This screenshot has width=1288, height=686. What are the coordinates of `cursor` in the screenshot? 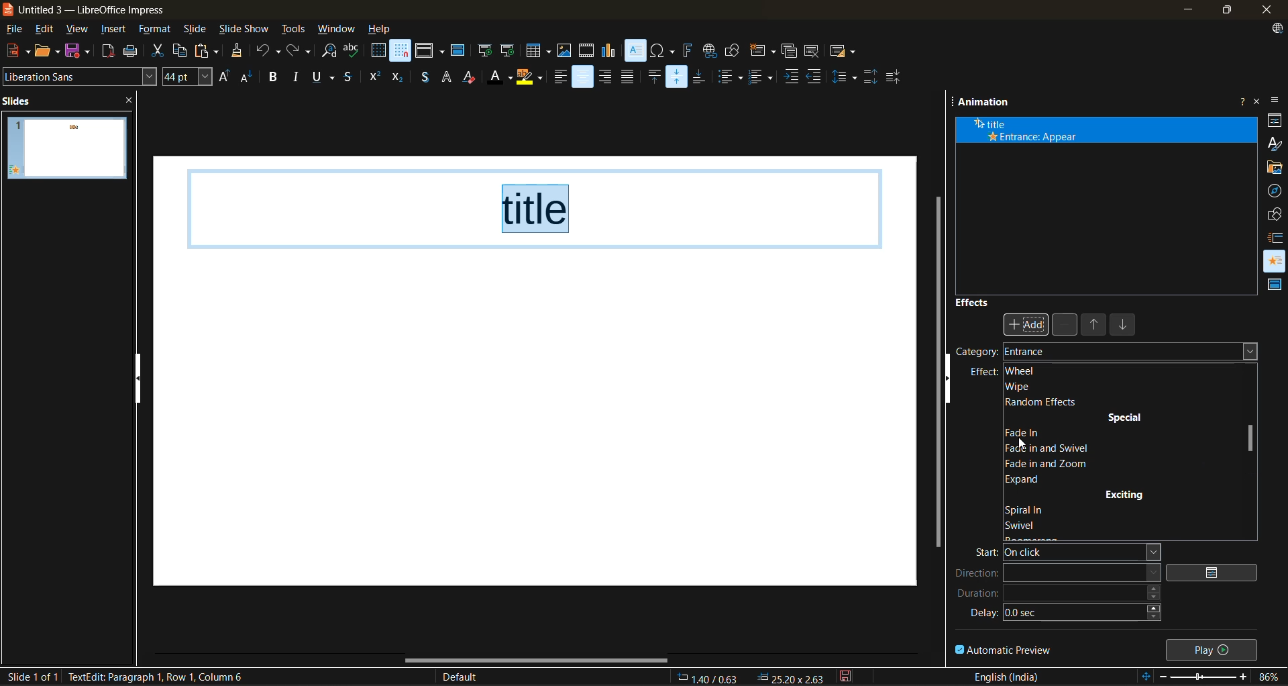 It's located at (1020, 445).